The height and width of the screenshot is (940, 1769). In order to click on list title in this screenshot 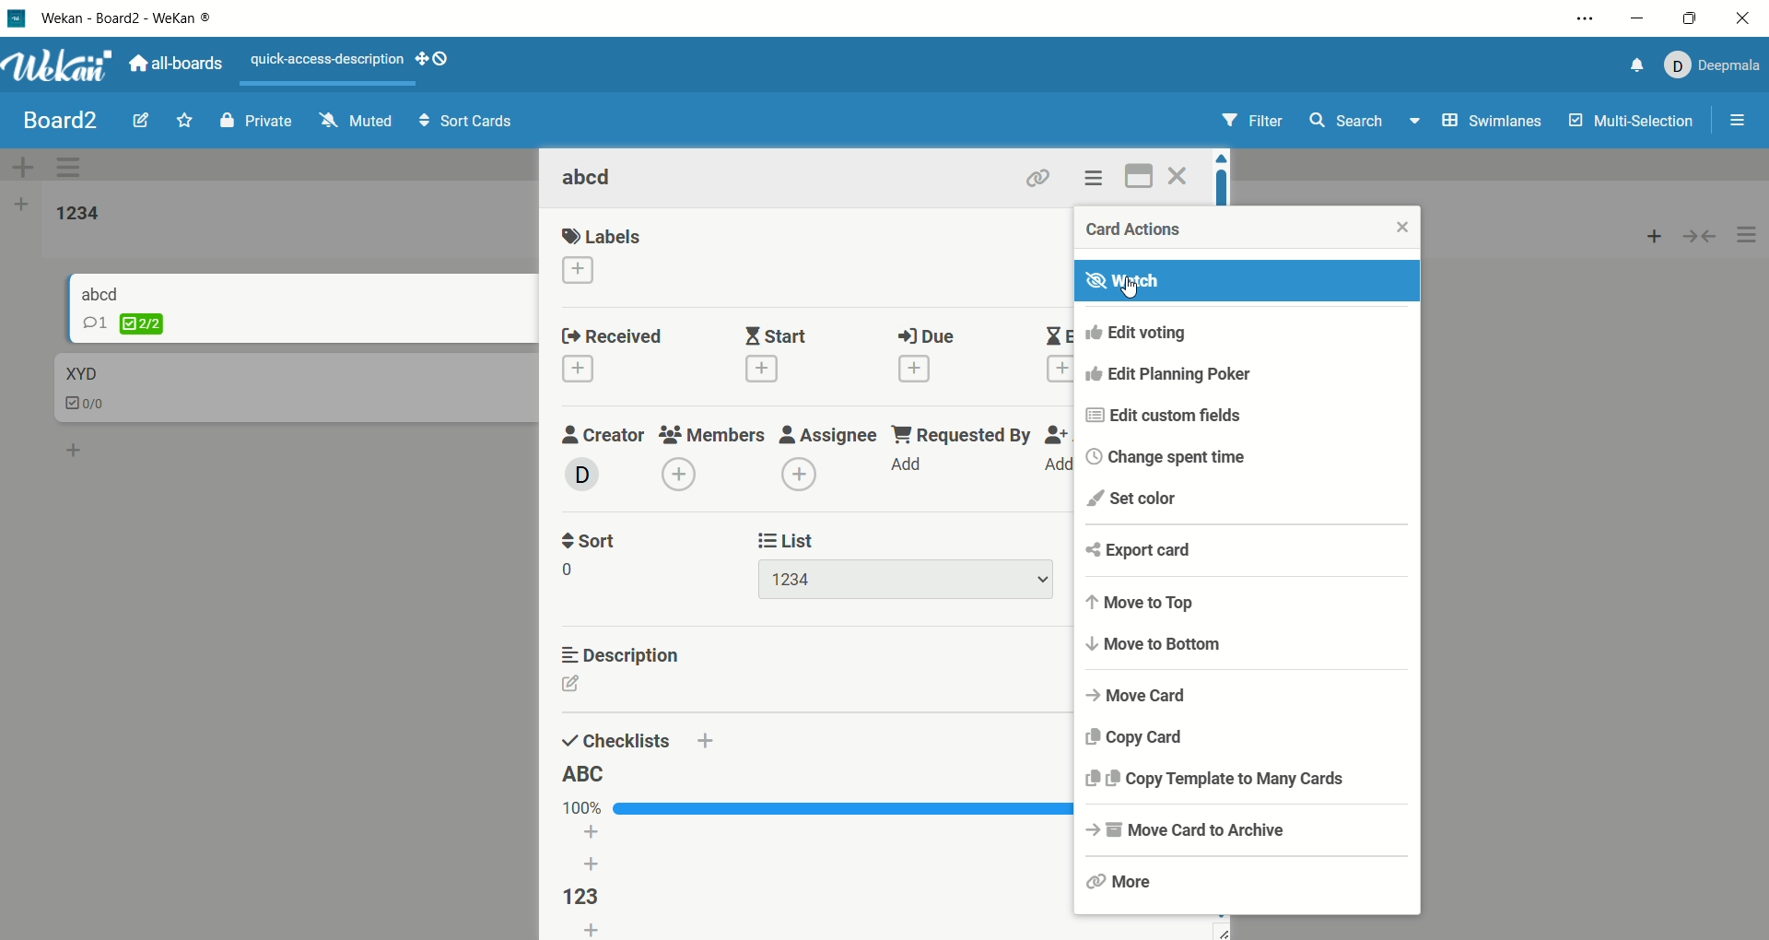, I will do `click(585, 773)`.